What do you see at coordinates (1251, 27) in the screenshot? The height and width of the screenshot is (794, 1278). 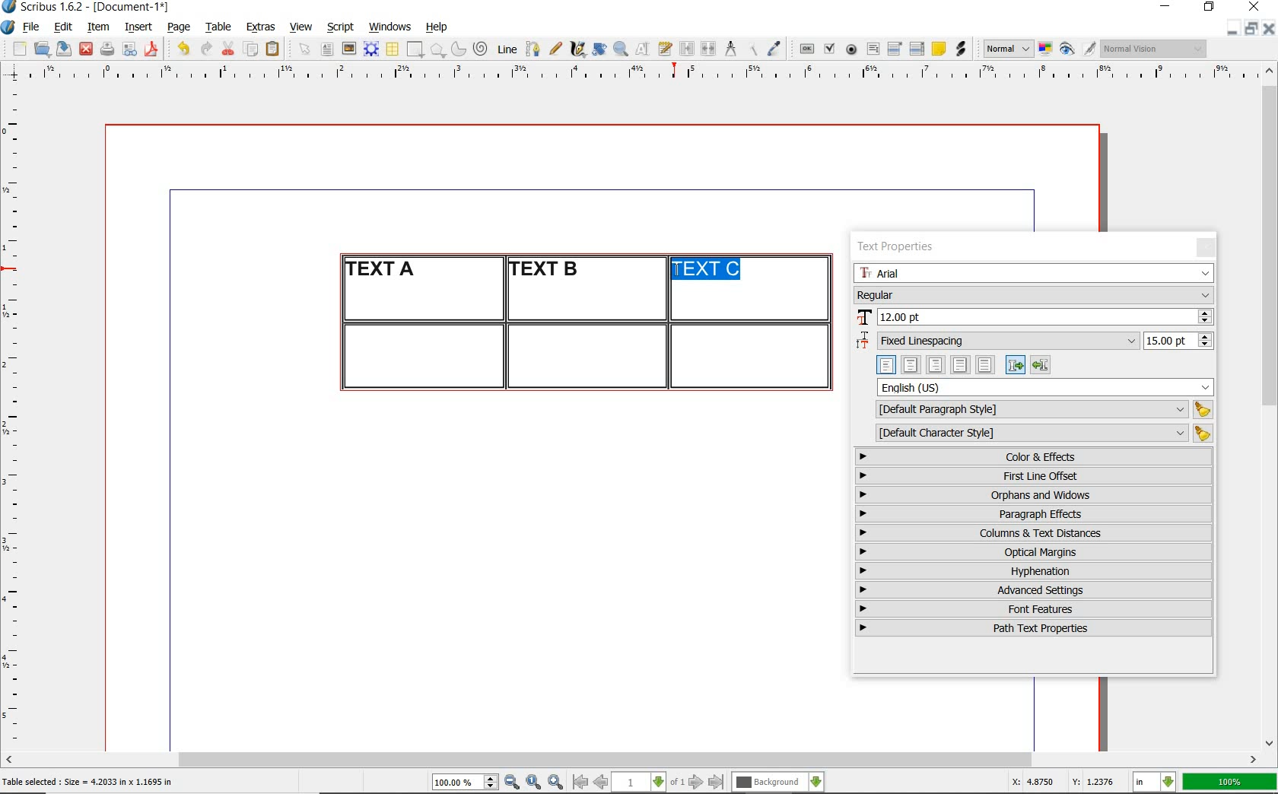 I see `restore` at bounding box center [1251, 27].